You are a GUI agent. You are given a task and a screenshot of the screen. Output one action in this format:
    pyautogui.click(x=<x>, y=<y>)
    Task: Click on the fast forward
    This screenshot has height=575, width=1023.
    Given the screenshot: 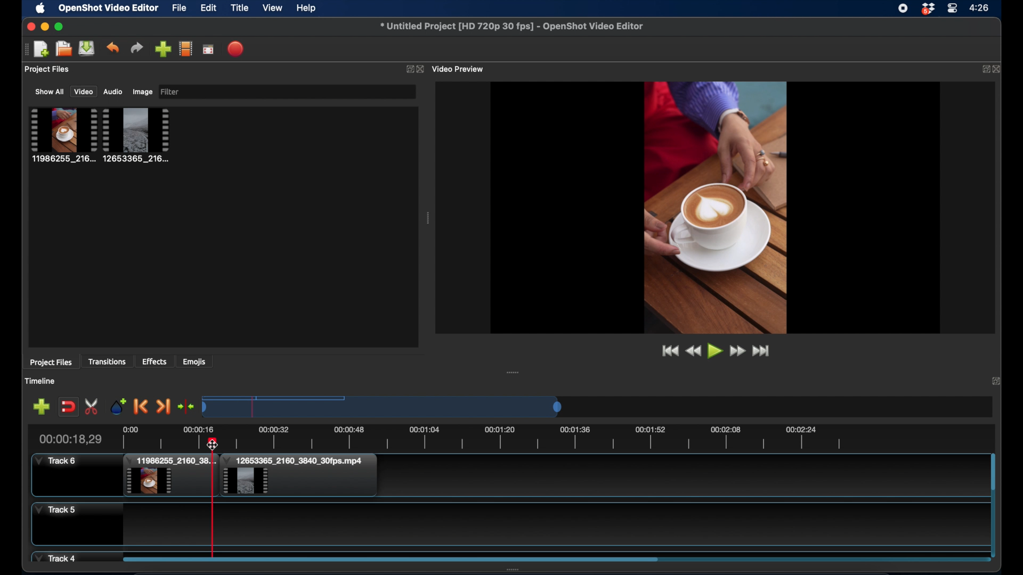 What is the action you would take?
    pyautogui.click(x=737, y=351)
    